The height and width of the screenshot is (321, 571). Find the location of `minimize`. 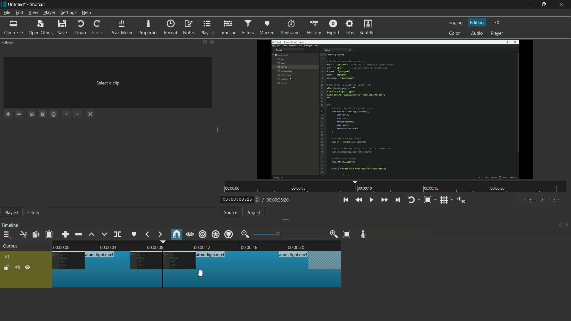

minimize is located at coordinates (526, 4).